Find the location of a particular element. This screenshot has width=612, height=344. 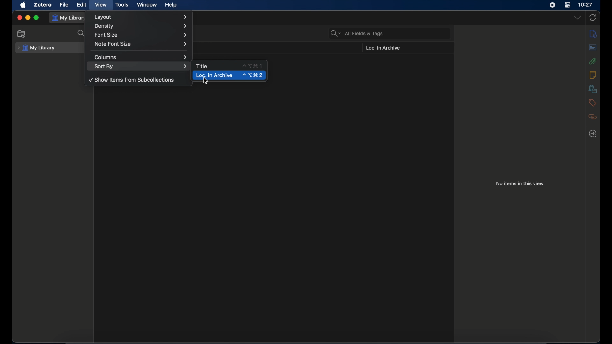

attachments is located at coordinates (594, 61).